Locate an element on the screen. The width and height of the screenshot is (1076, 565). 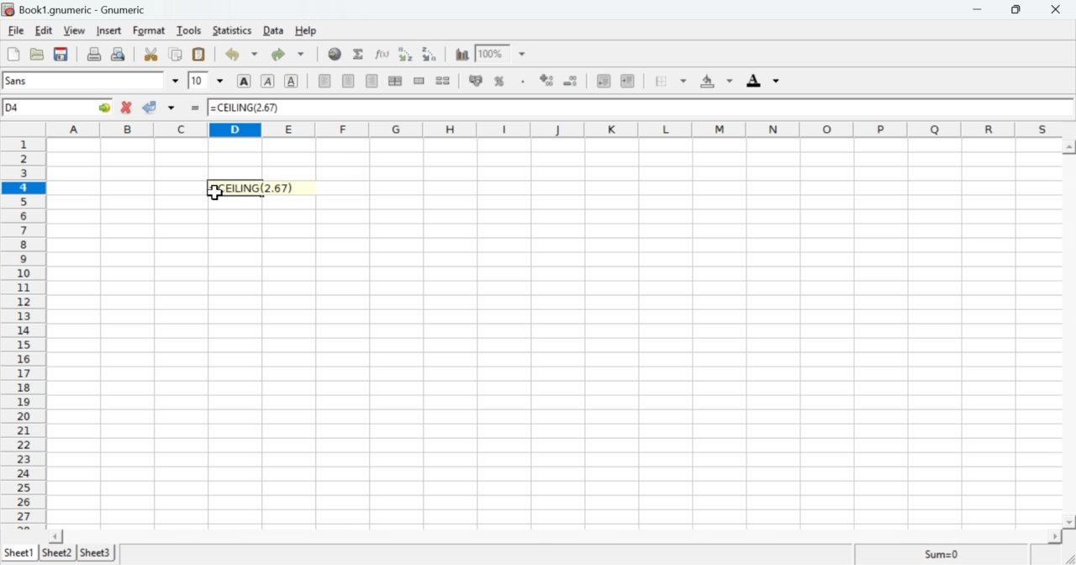
Center horizontally across selection is located at coordinates (396, 81).